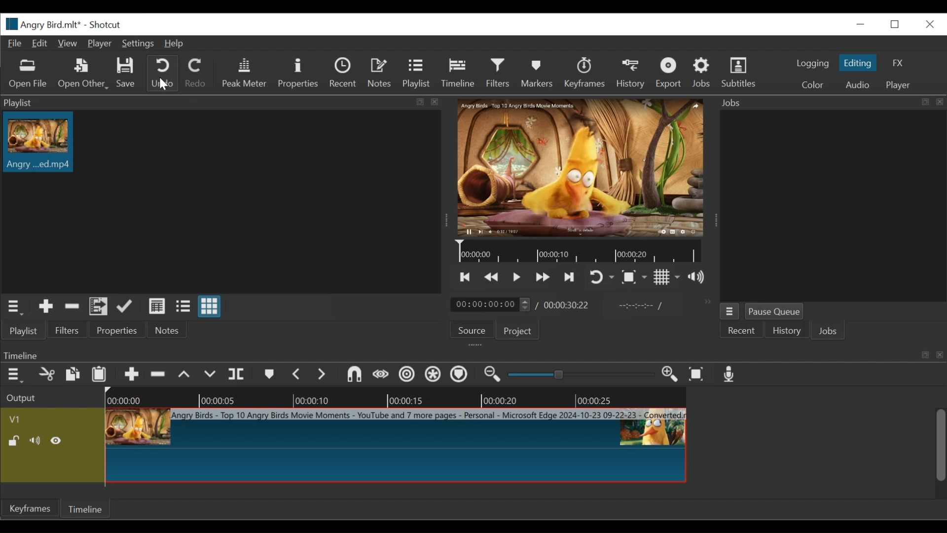  Describe the element at coordinates (14, 44) in the screenshot. I see `File` at that location.